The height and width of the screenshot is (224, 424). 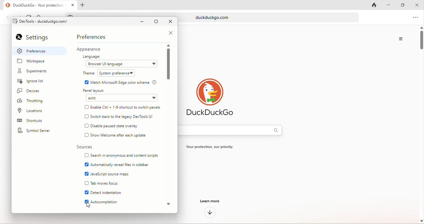 I want to click on checkbox, so click(x=87, y=156).